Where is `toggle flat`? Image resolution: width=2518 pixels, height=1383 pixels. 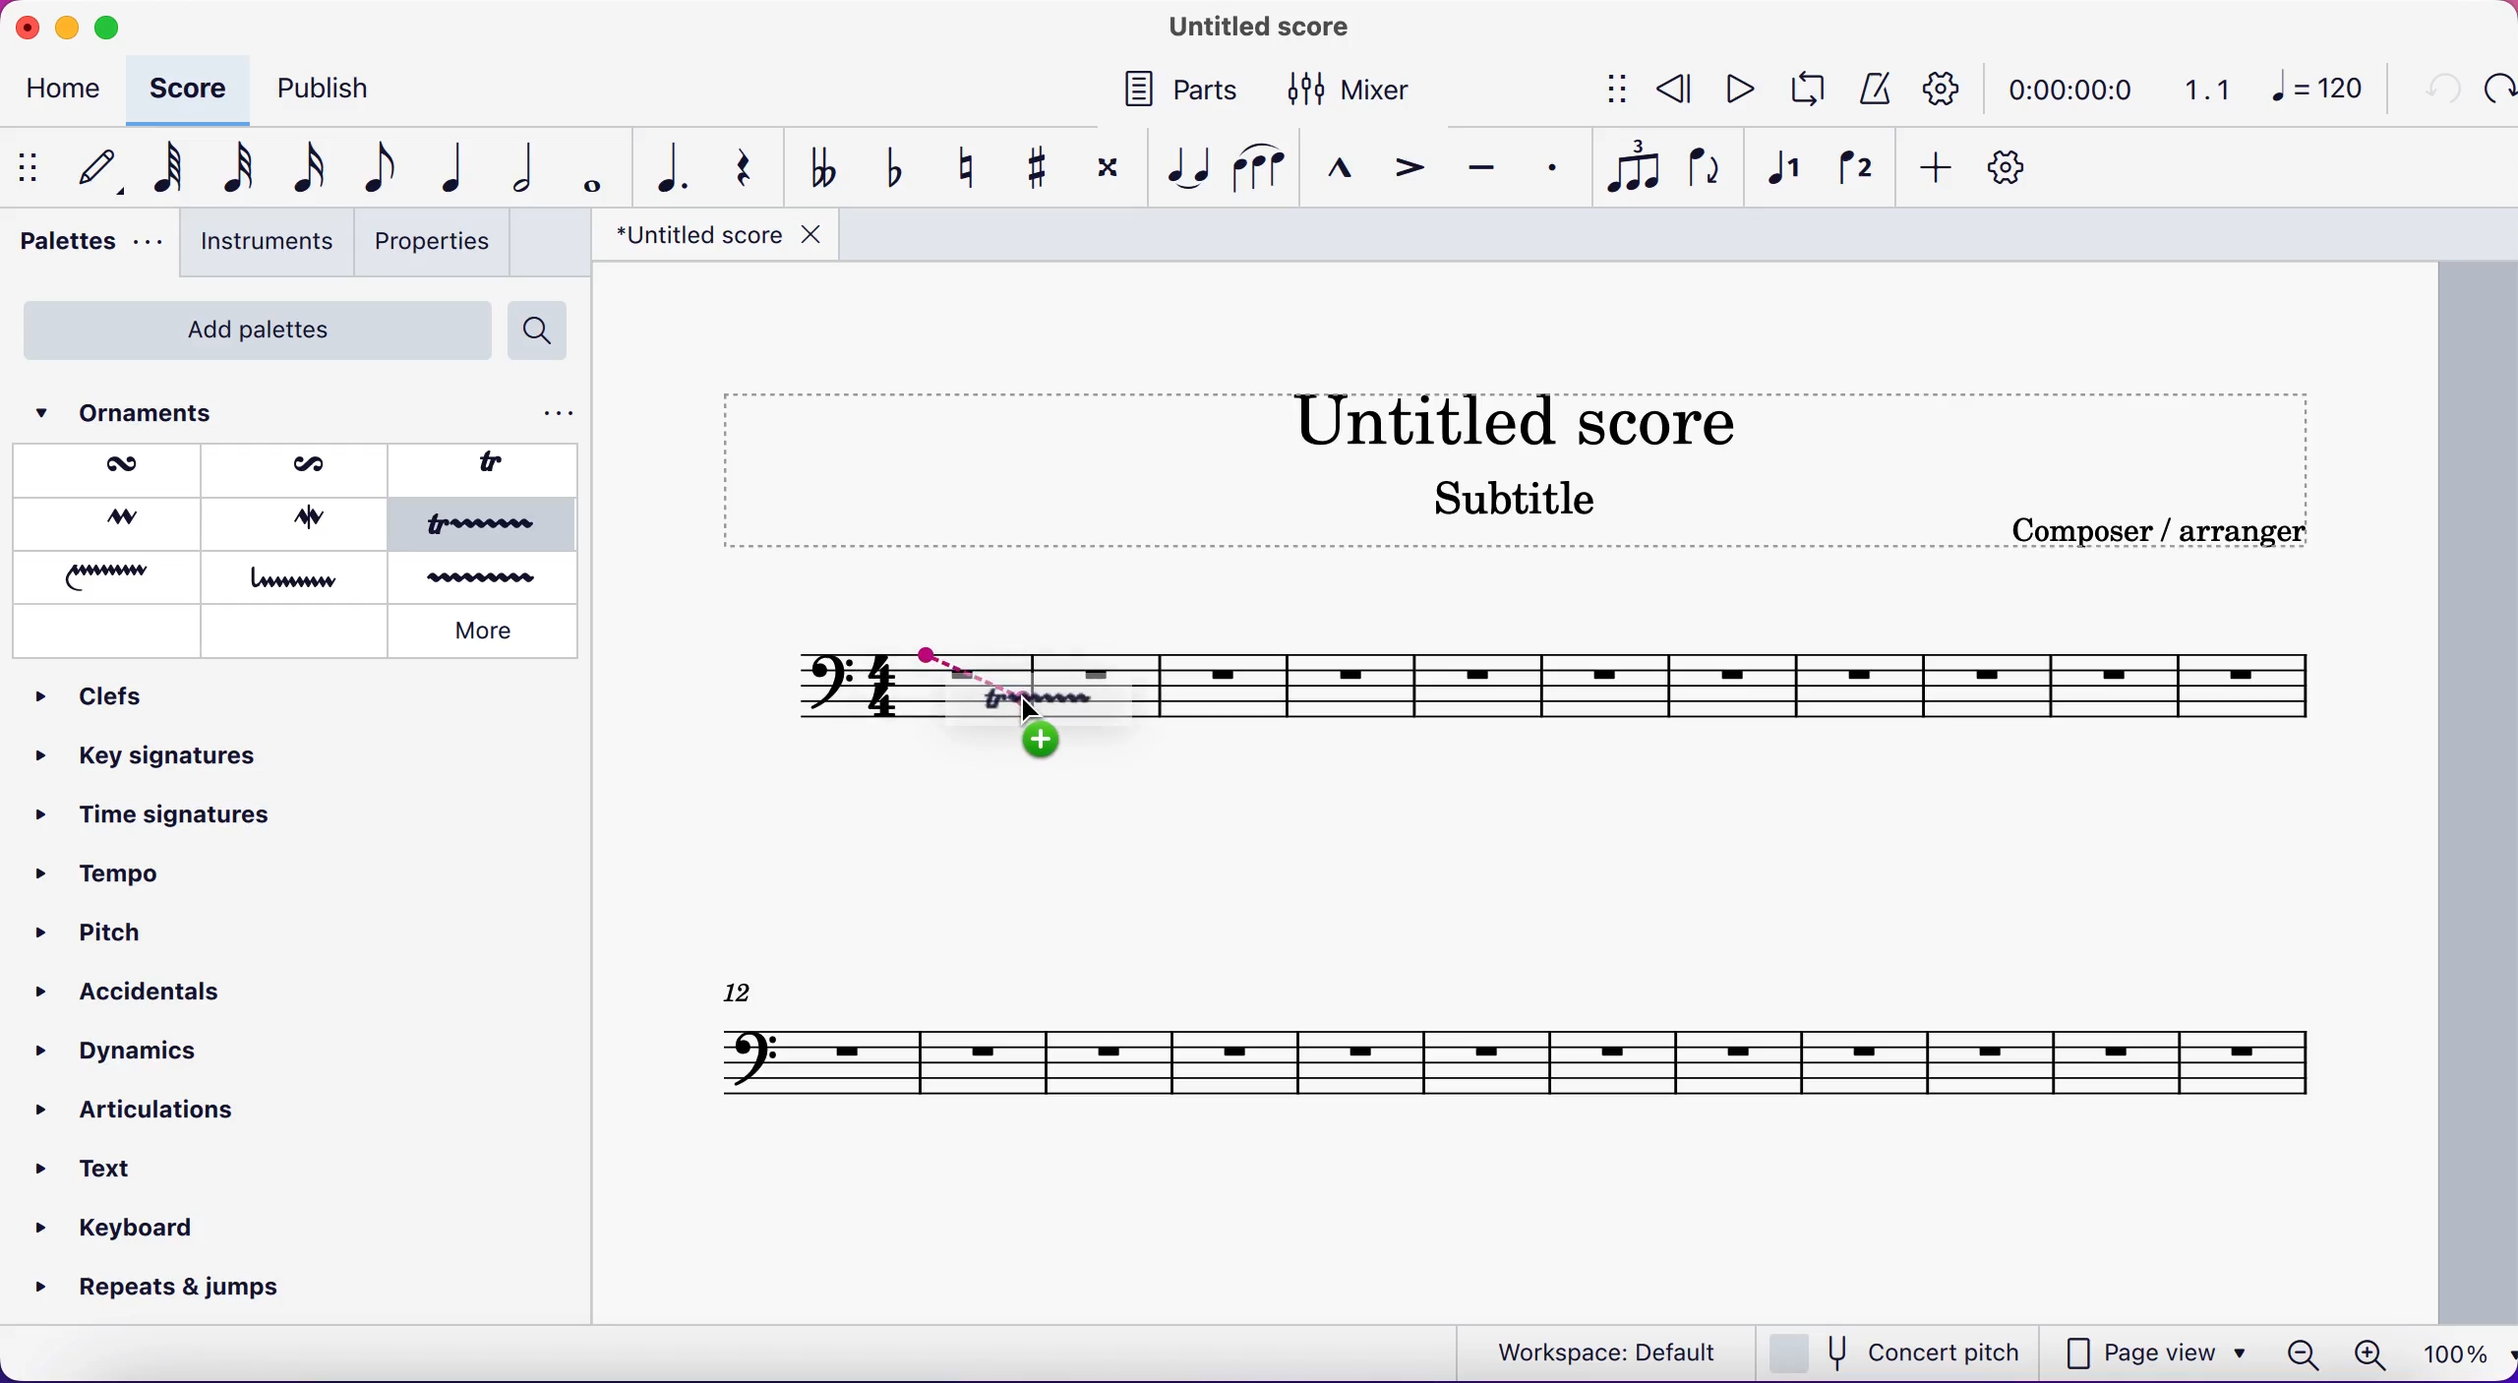
toggle flat is located at coordinates (891, 169).